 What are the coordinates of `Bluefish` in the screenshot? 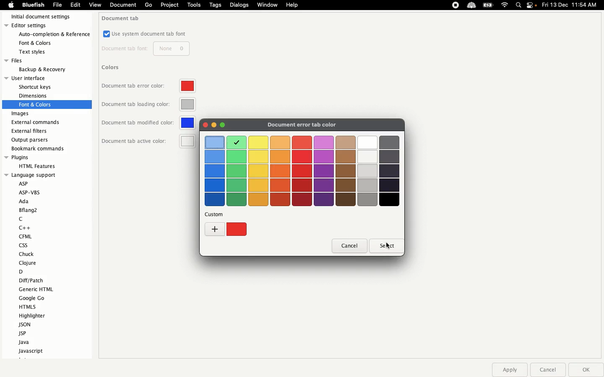 It's located at (32, 5).